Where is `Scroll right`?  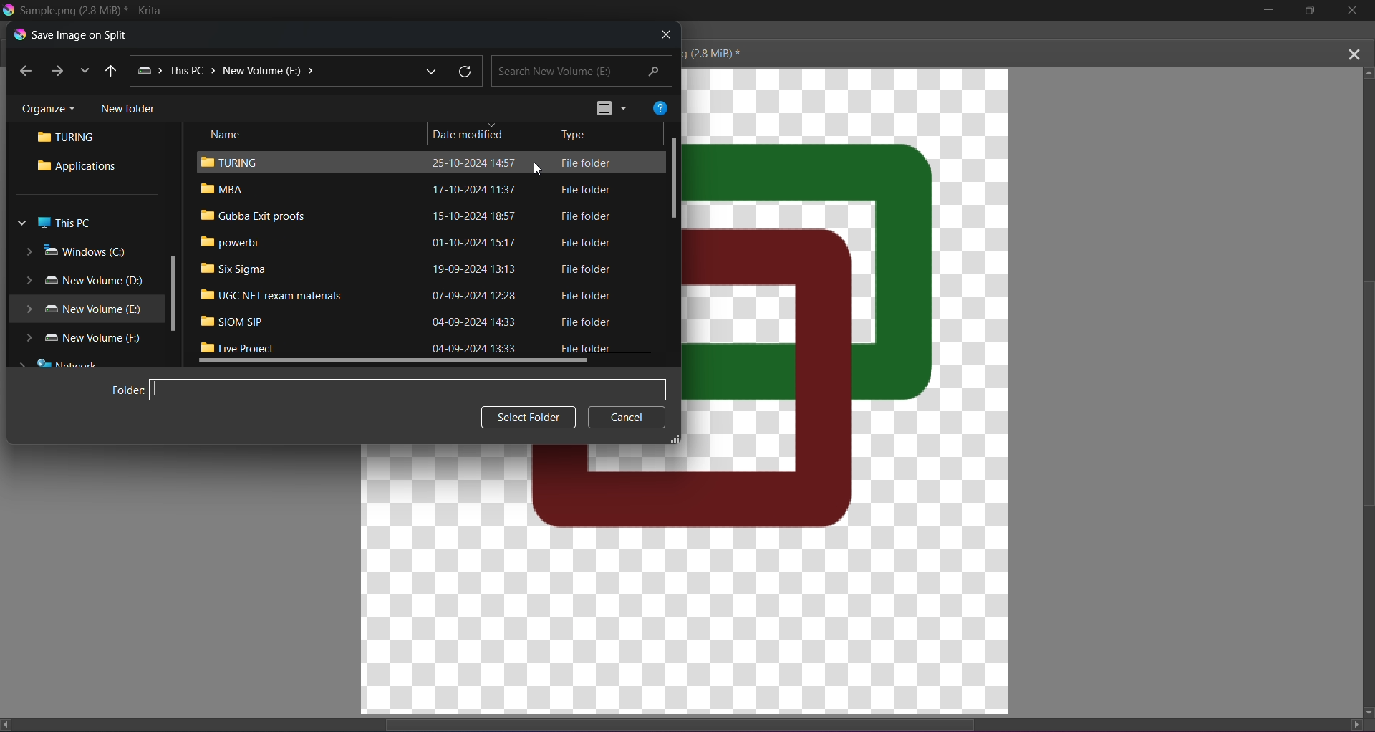
Scroll right is located at coordinates (1351, 723).